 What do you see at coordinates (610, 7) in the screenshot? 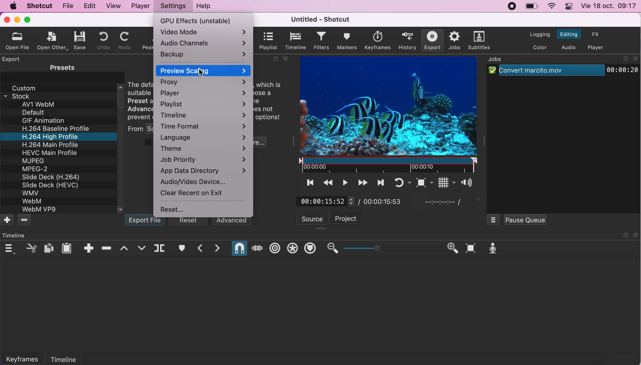
I see `time and date` at bounding box center [610, 7].